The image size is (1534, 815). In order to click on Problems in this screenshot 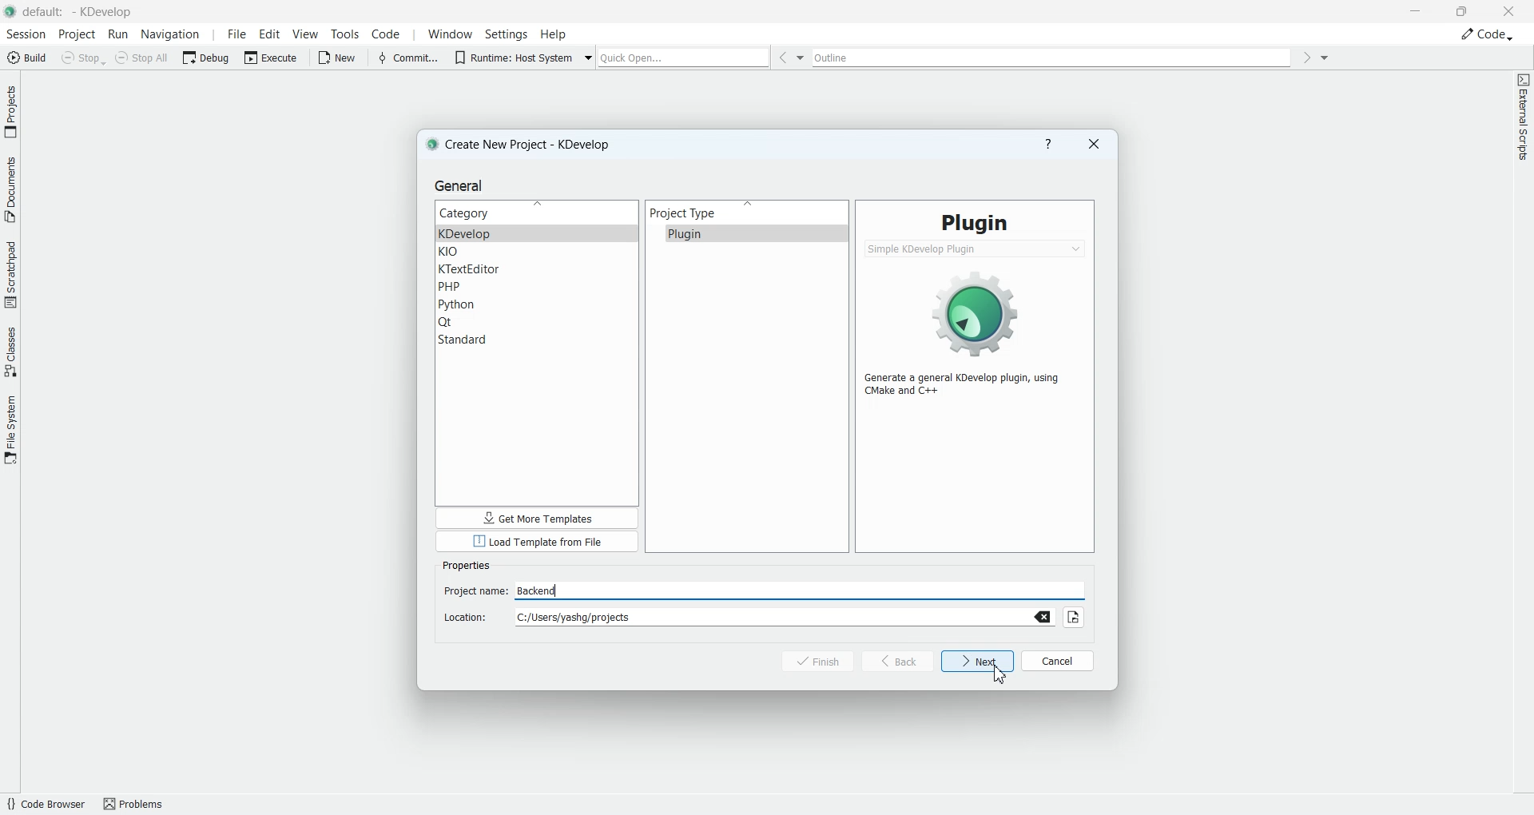, I will do `click(139, 803)`.